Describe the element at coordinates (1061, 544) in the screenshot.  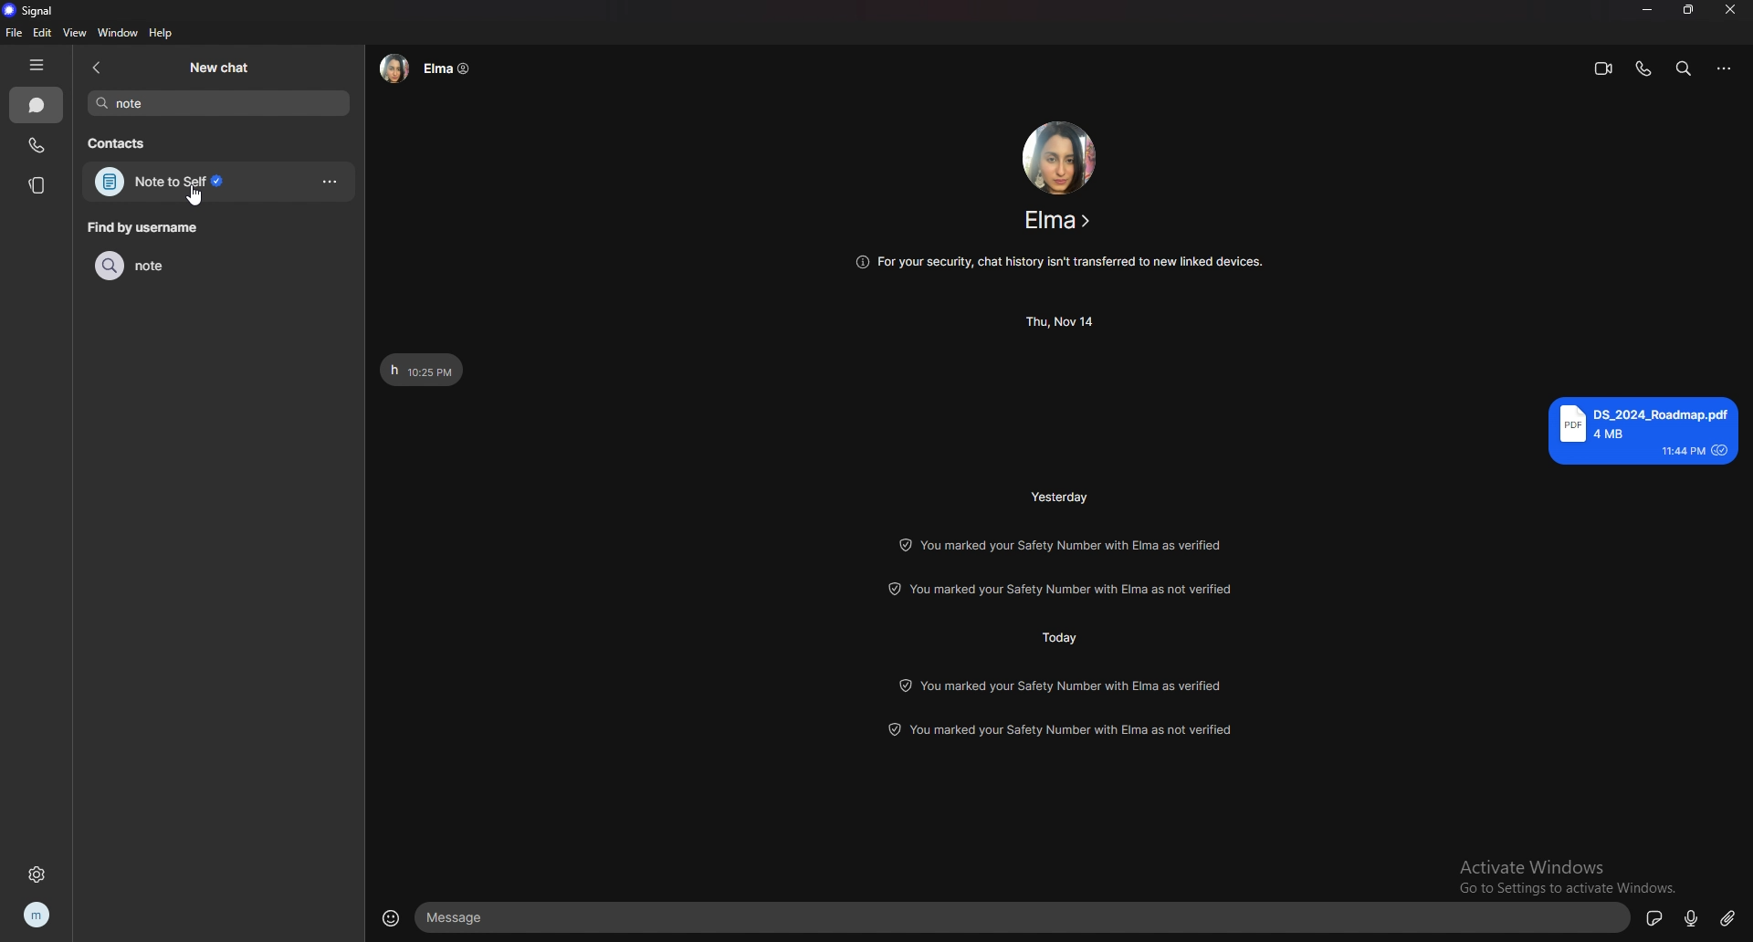
I see `update` at that location.